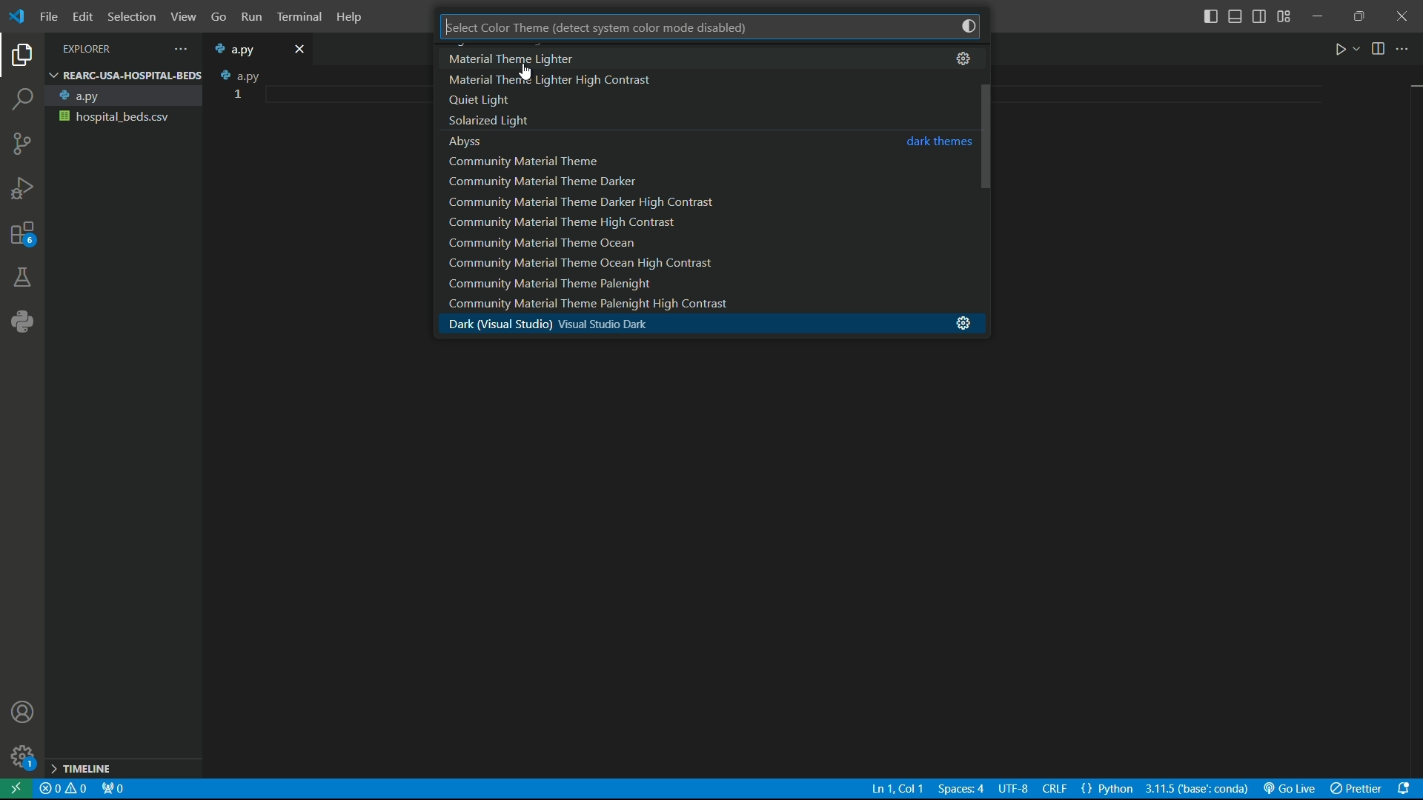  Describe the element at coordinates (19, 18) in the screenshot. I see `logo` at that location.